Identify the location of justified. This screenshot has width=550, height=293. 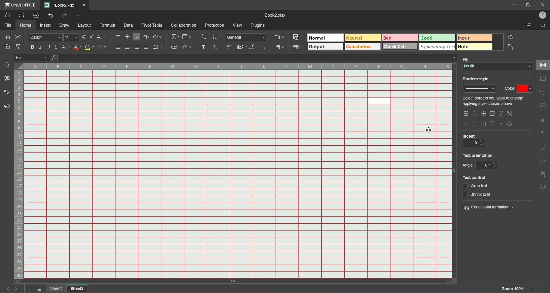
(147, 47).